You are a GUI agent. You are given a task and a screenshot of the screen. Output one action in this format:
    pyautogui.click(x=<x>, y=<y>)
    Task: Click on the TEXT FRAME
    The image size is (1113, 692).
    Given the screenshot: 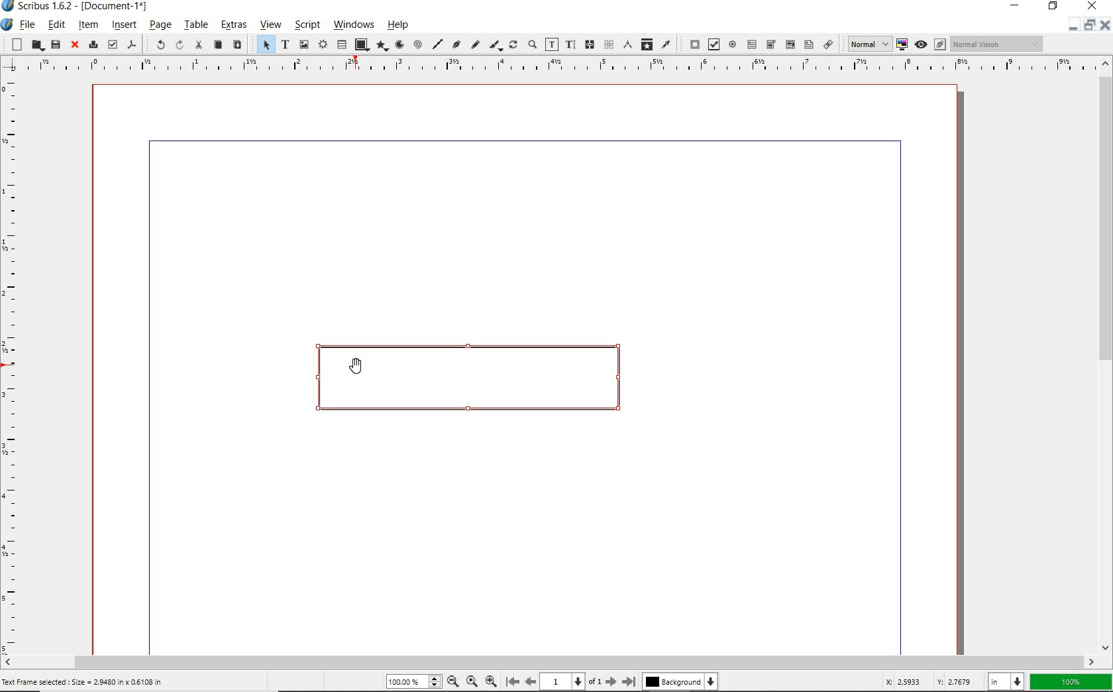 What is the action you would take?
    pyautogui.click(x=466, y=378)
    